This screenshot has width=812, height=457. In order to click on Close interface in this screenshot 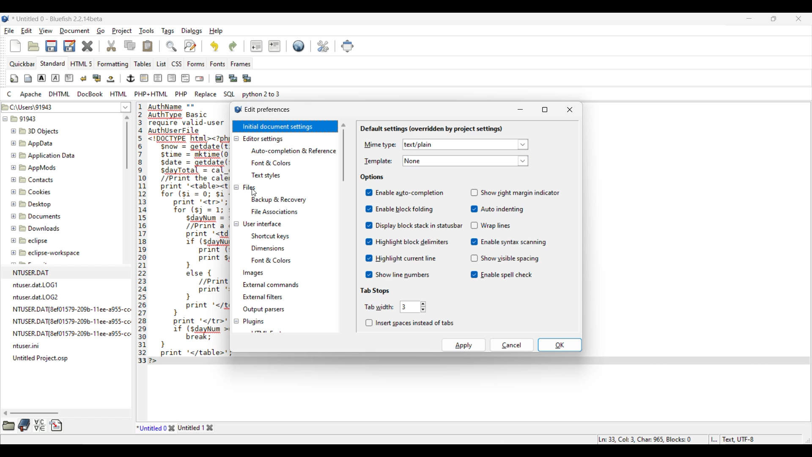, I will do `click(798, 19)`.